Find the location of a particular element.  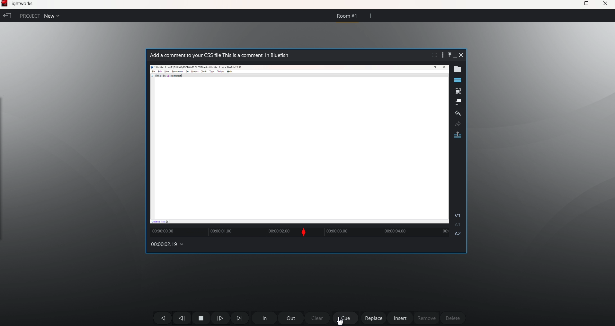

V1 A1 A2 (clip track) is located at coordinates (382, 232).